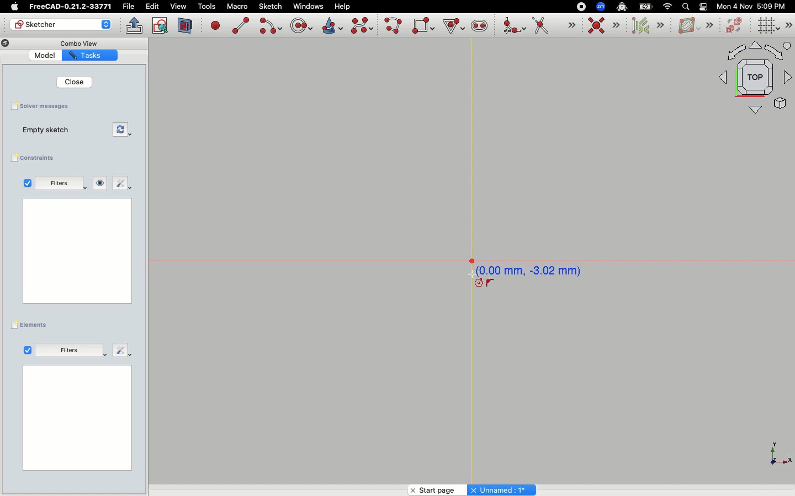 This screenshot has width=795, height=496. Describe the element at coordinates (362, 25) in the screenshot. I see `Create b-spline` at that location.